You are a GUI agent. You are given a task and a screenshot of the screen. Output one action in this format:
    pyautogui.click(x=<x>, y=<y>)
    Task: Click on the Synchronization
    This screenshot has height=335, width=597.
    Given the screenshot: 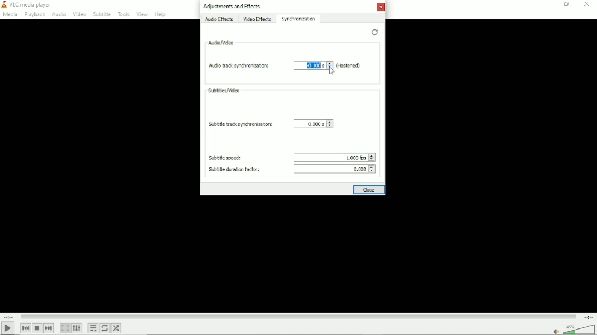 What is the action you would take?
    pyautogui.click(x=299, y=19)
    